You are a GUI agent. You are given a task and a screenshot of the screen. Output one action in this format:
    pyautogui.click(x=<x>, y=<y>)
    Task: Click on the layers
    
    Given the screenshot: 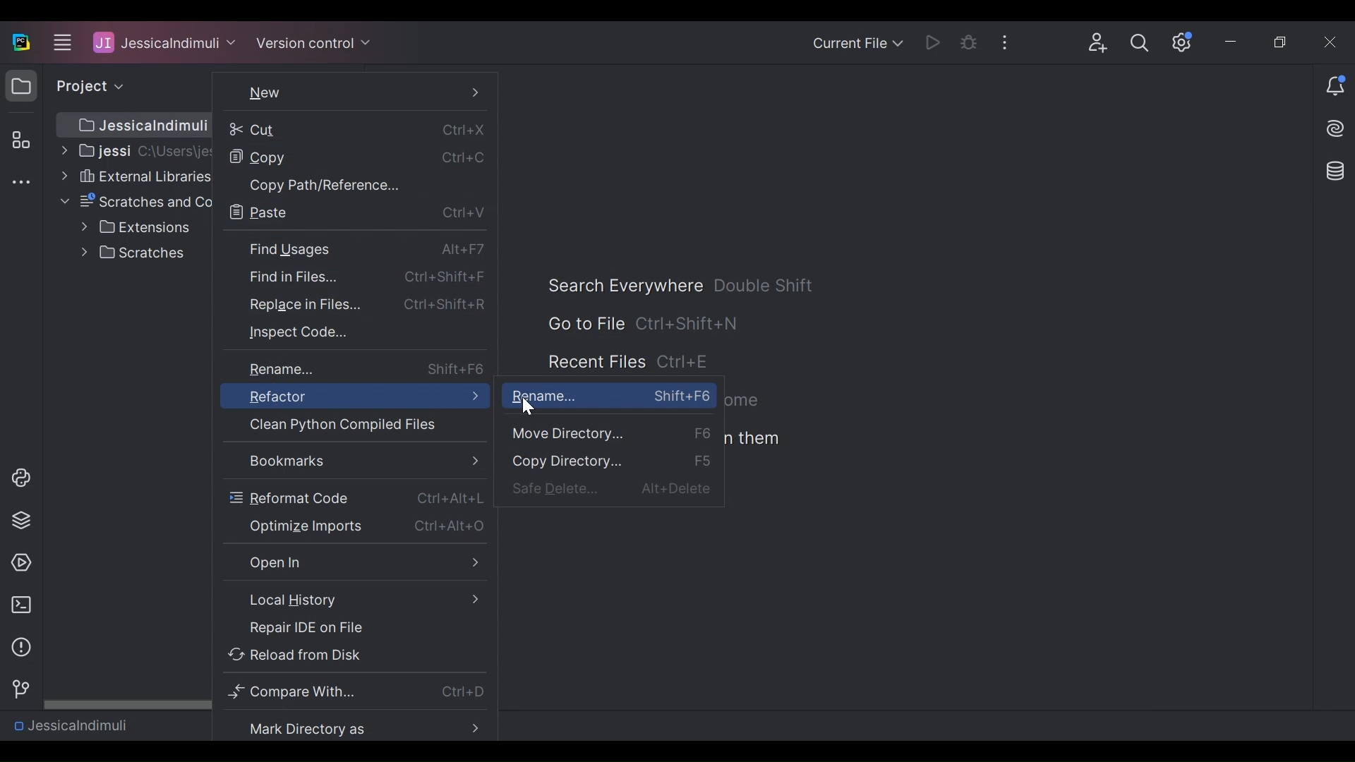 What is the action you would take?
    pyautogui.click(x=20, y=519)
    